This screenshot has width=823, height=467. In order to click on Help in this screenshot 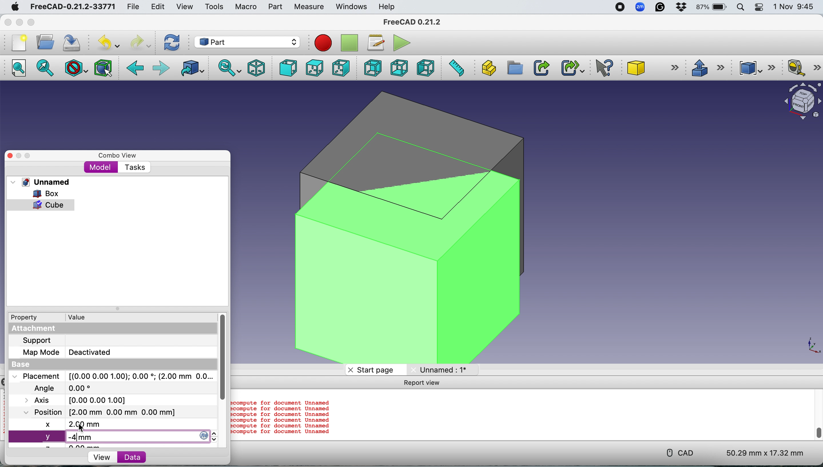, I will do `click(387, 6)`.